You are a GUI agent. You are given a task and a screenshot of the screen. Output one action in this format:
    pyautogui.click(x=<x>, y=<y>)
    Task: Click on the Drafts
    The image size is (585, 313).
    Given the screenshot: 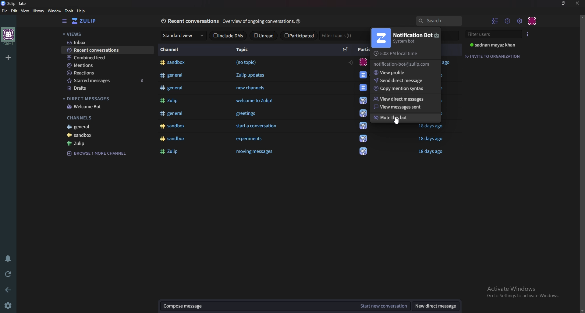 What is the action you would take?
    pyautogui.click(x=102, y=88)
    